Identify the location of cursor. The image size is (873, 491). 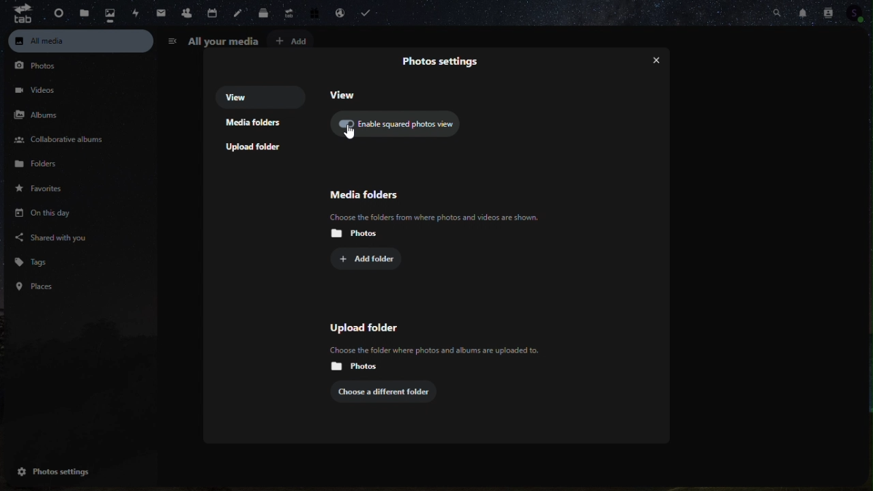
(354, 132).